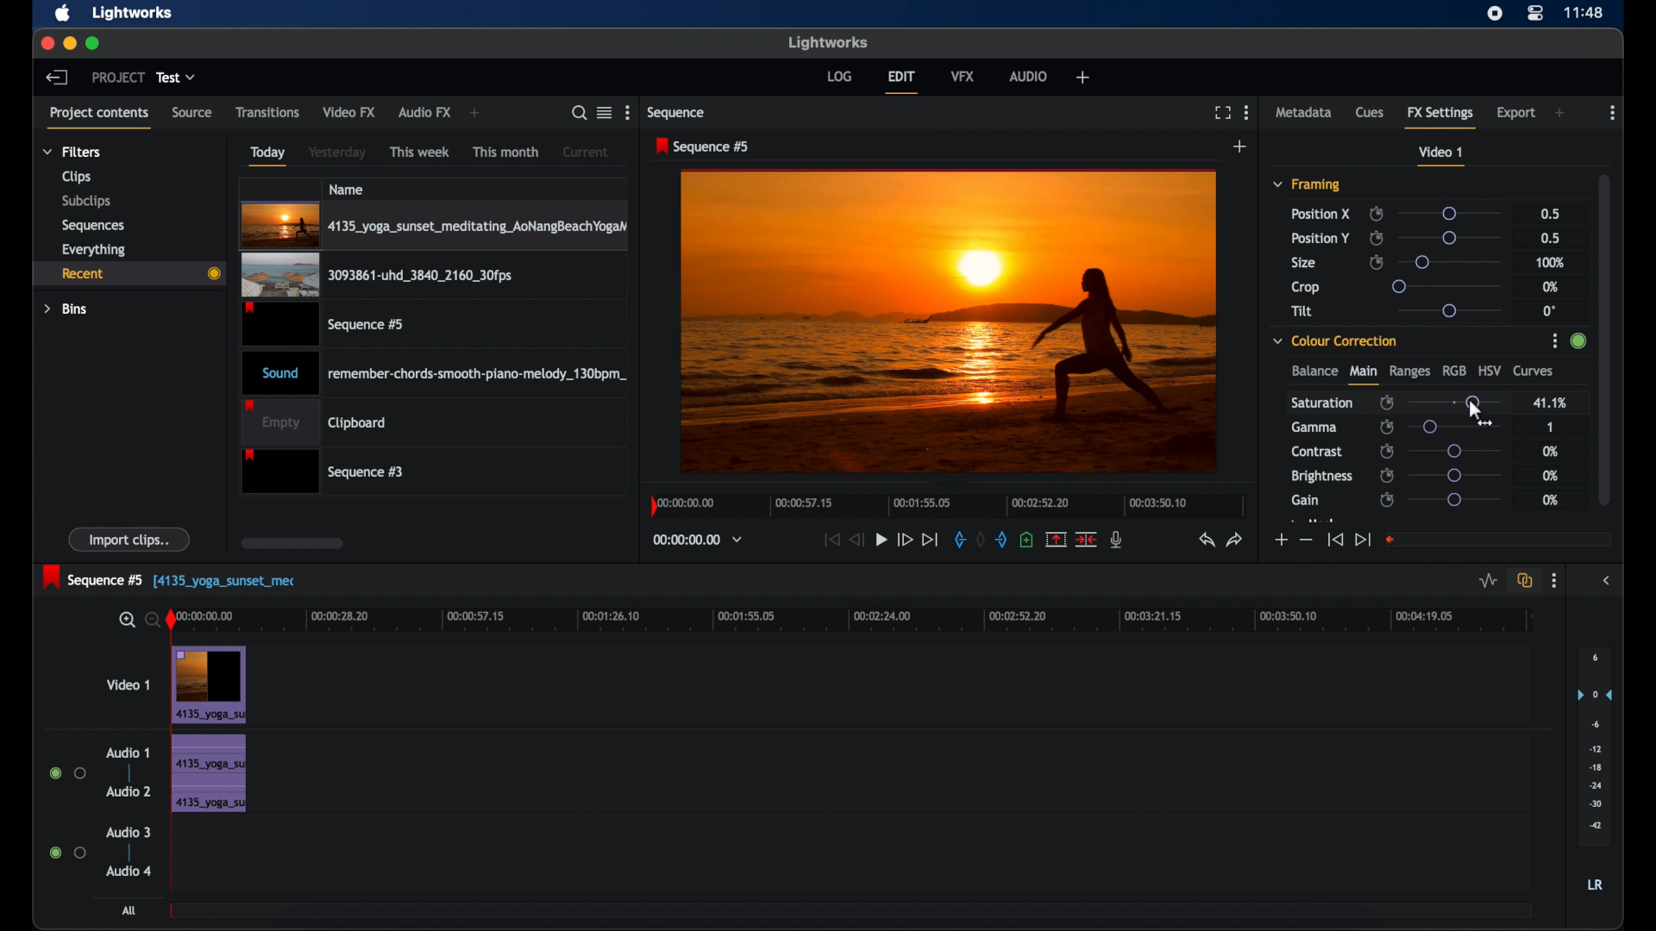 This screenshot has height=931, width=1656. What do you see at coordinates (1490, 370) in the screenshot?
I see `hsv` at bounding box center [1490, 370].